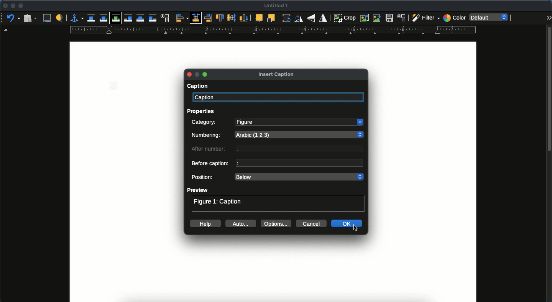 The width and height of the screenshot is (552, 302). Describe the element at coordinates (129, 18) in the screenshot. I see `before` at that location.